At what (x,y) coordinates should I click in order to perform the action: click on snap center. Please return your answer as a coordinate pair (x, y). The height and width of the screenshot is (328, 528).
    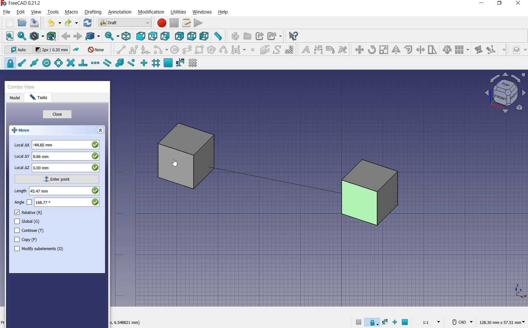
    Looking at the image, I should click on (47, 63).